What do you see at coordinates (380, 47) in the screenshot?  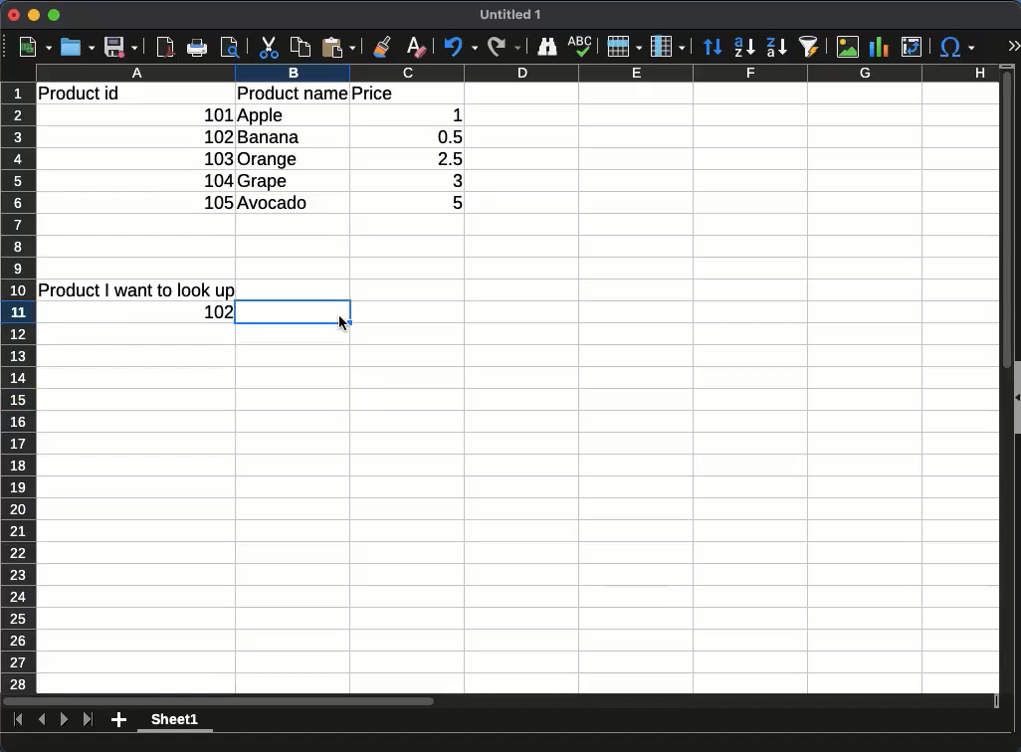 I see `clone formatting` at bounding box center [380, 47].